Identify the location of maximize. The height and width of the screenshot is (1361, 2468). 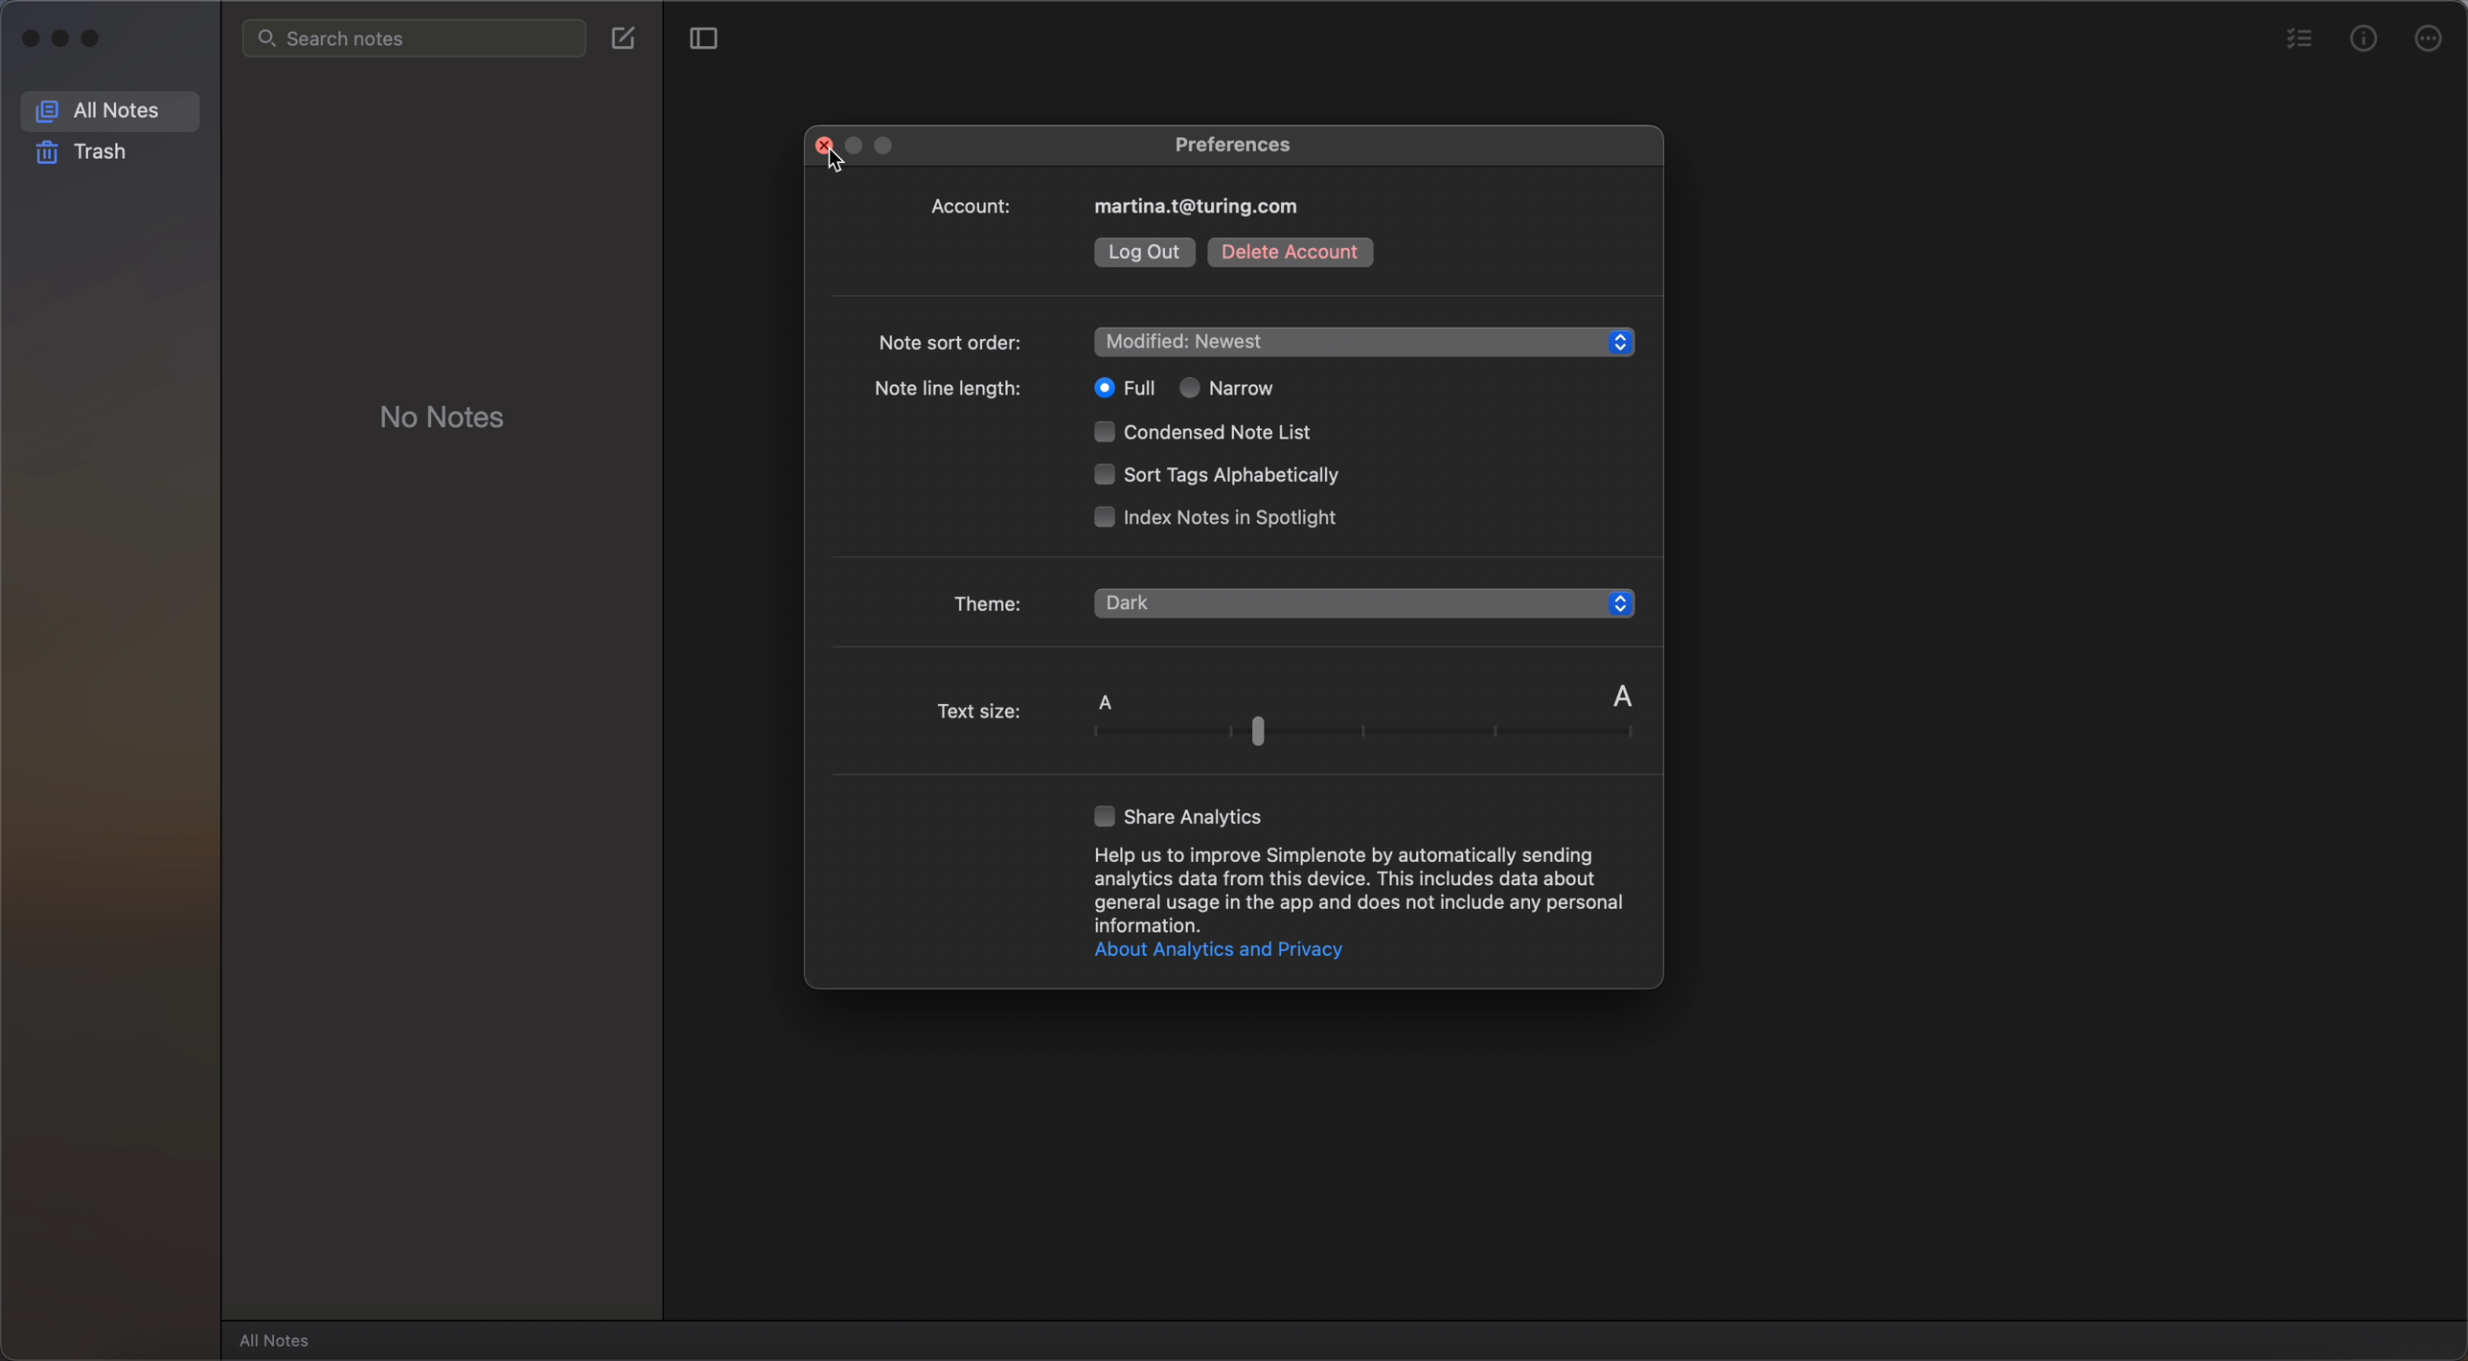
(98, 40).